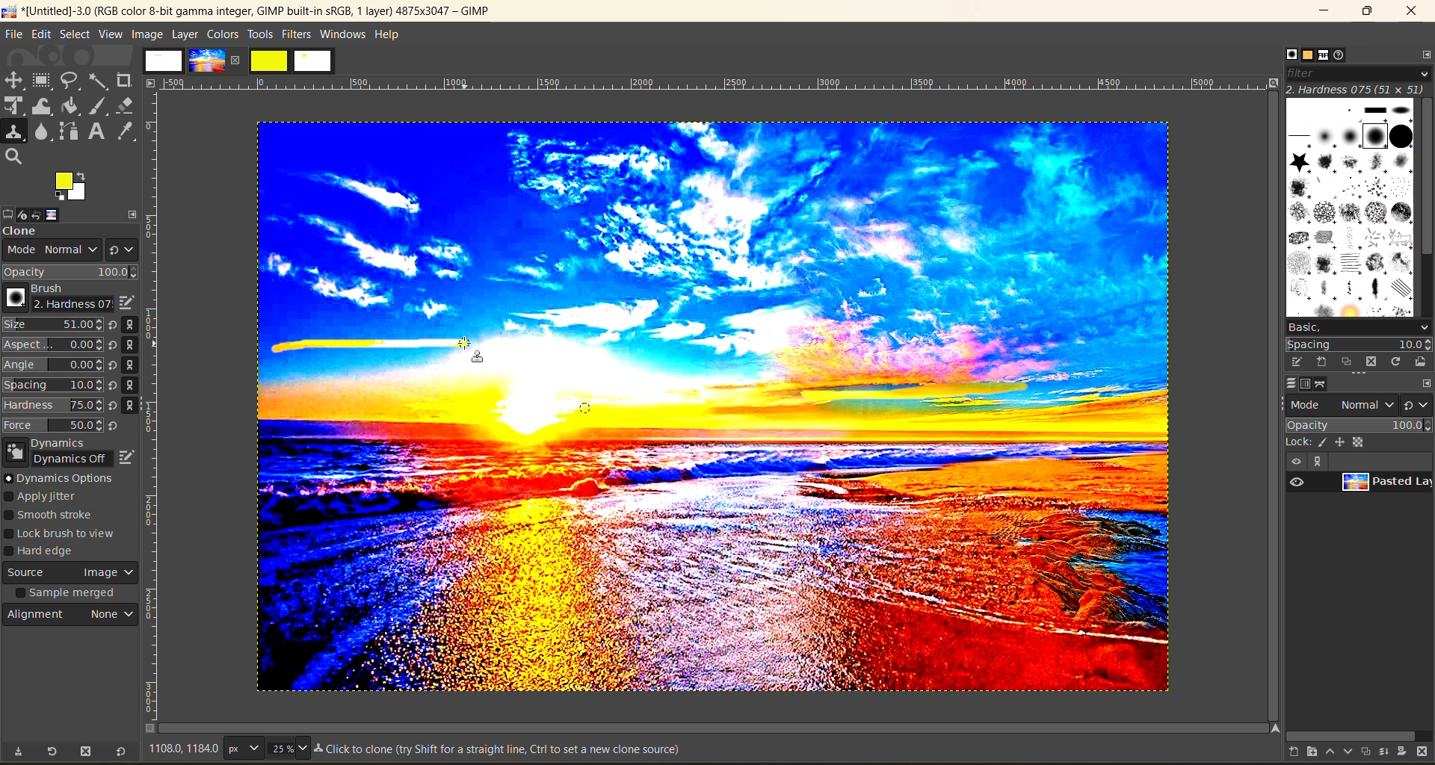 The width and height of the screenshot is (1435, 765). I want to click on position, so click(1342, 442).